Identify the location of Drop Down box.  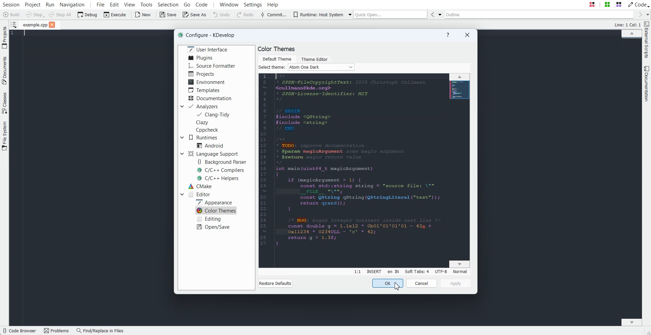
(182, 137).